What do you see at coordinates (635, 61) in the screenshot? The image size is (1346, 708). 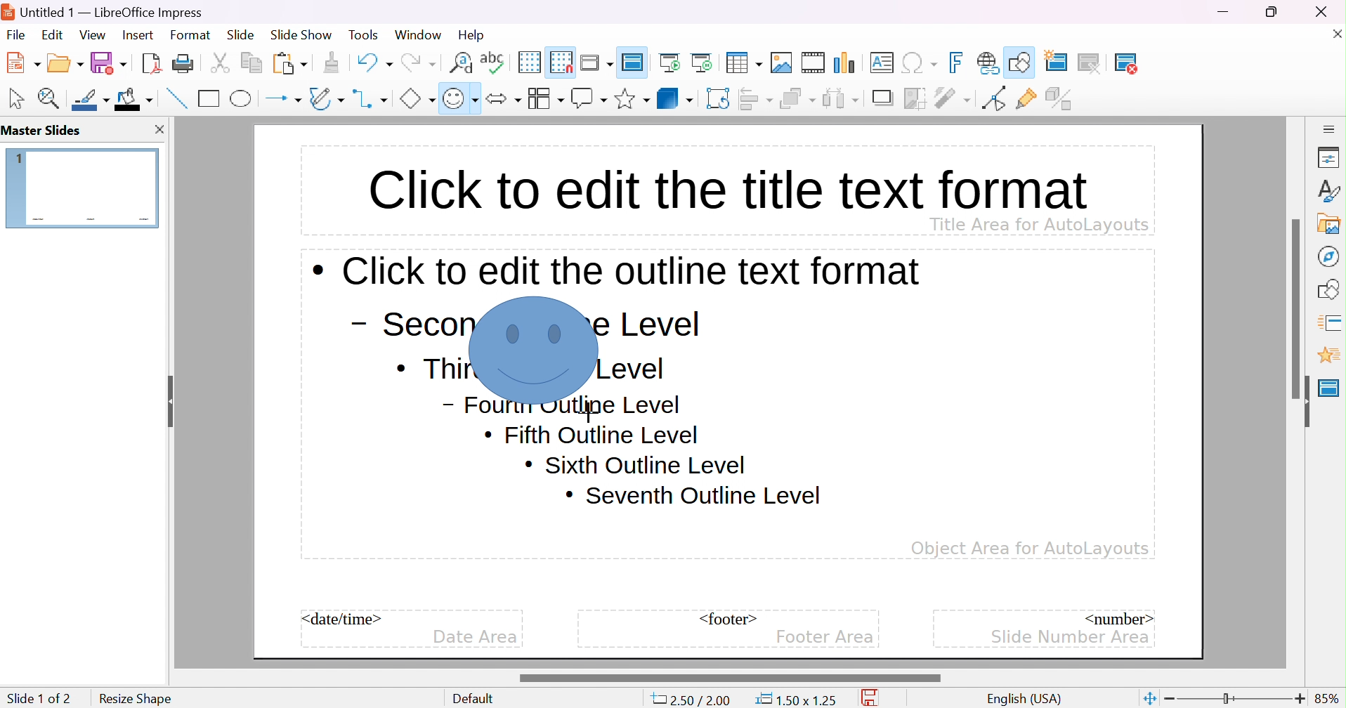 I see `master slide` at bounding box center [635, 61].